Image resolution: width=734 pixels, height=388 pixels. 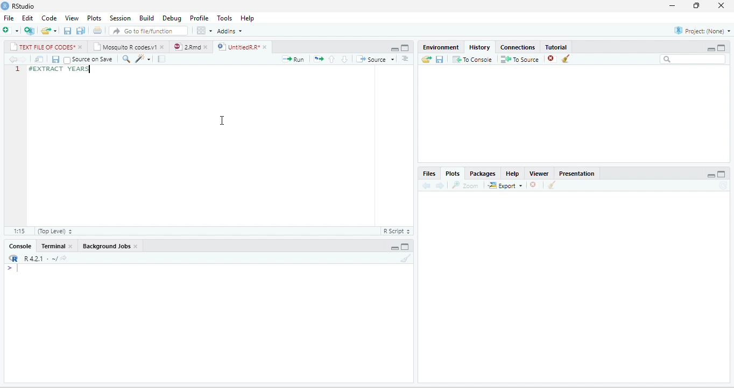 I want to click on save, so click(x=440, y=59).